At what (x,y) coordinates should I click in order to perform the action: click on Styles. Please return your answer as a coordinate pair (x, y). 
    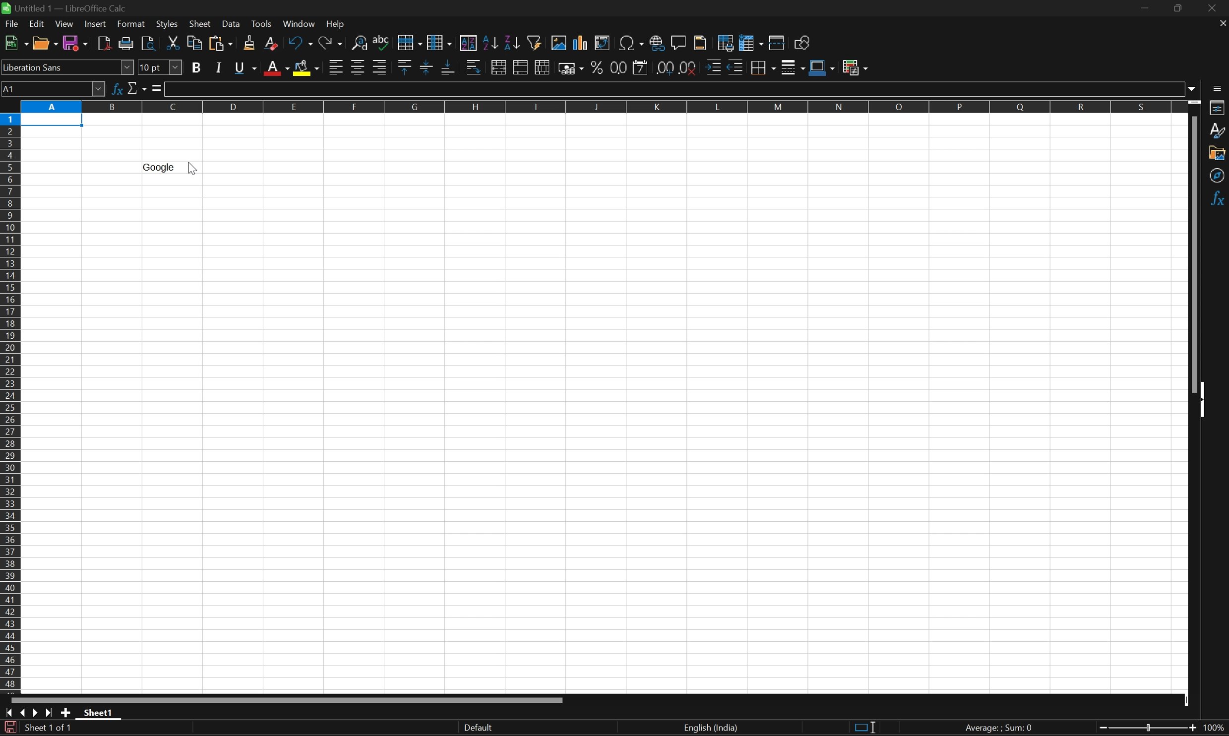
    Looking at the image, I should click on (168, 25).